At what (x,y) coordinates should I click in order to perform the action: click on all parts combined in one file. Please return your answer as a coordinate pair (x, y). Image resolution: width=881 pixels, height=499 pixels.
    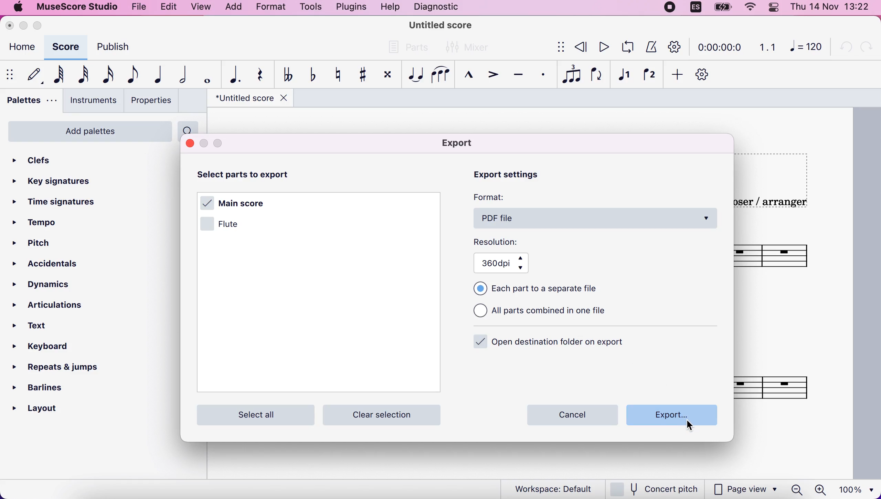
    Looking at the image, I should click on (552, 313).